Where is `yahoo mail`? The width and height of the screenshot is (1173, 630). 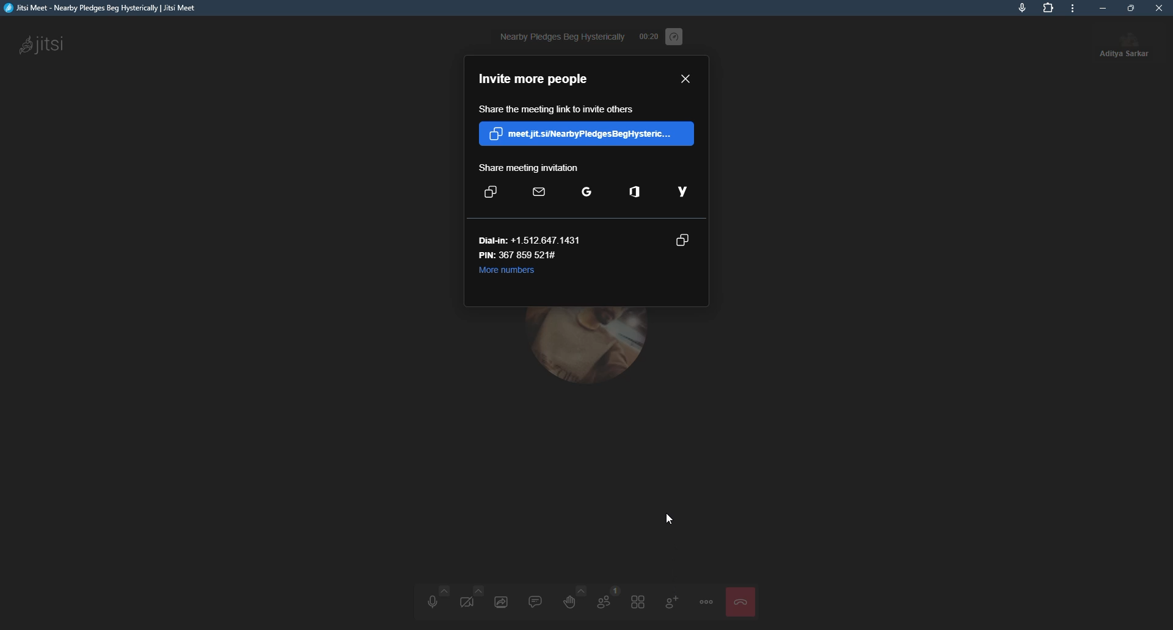
yahoo mail is located at coordinates (683, 192).